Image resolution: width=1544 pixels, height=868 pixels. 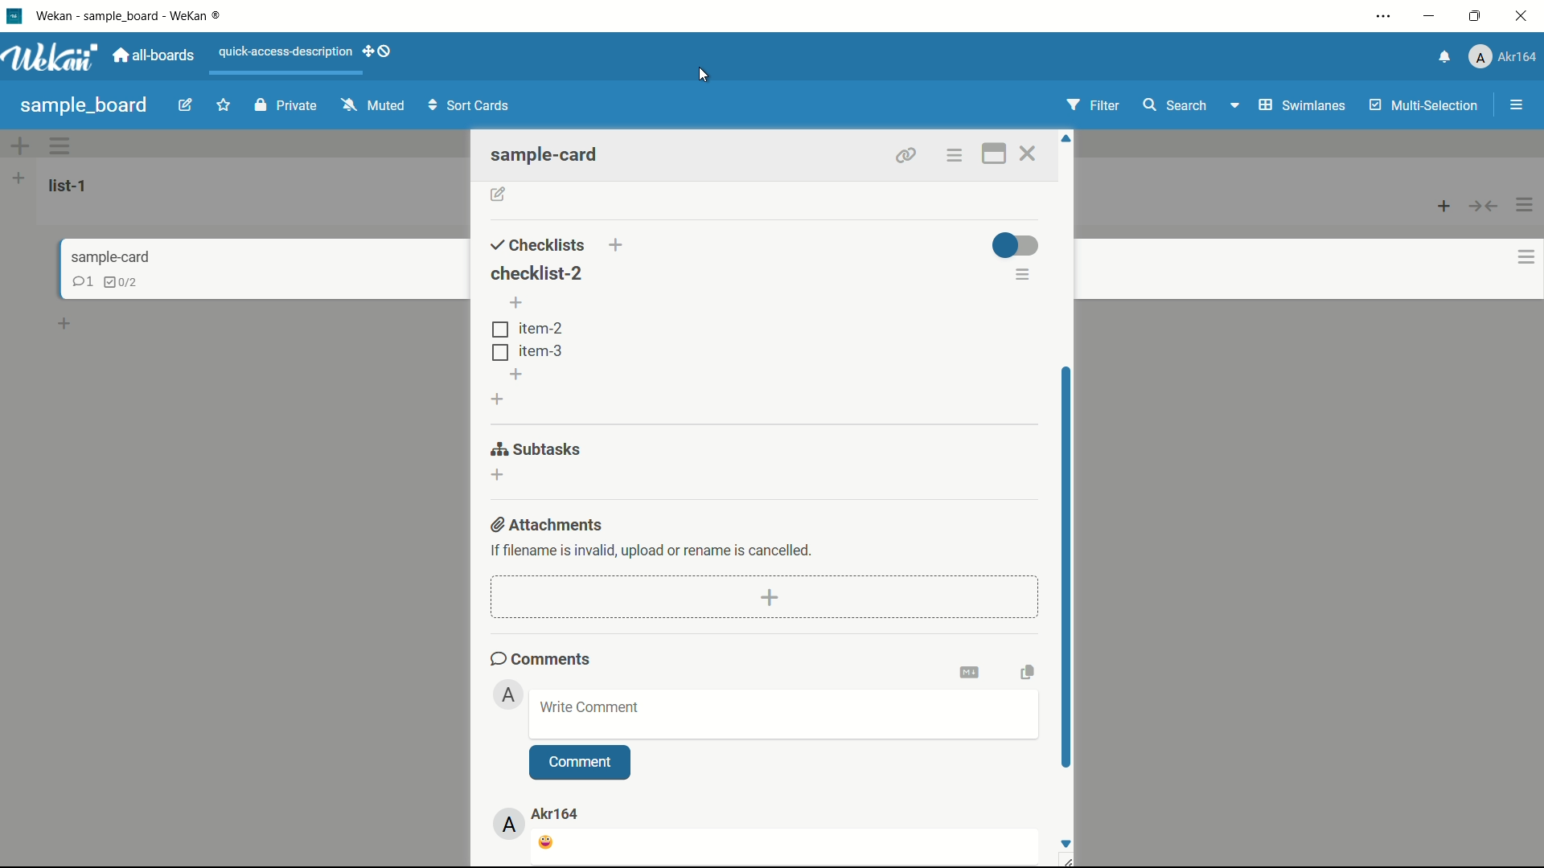 I want to click on swimlane actions, so click(x=61, y=146).